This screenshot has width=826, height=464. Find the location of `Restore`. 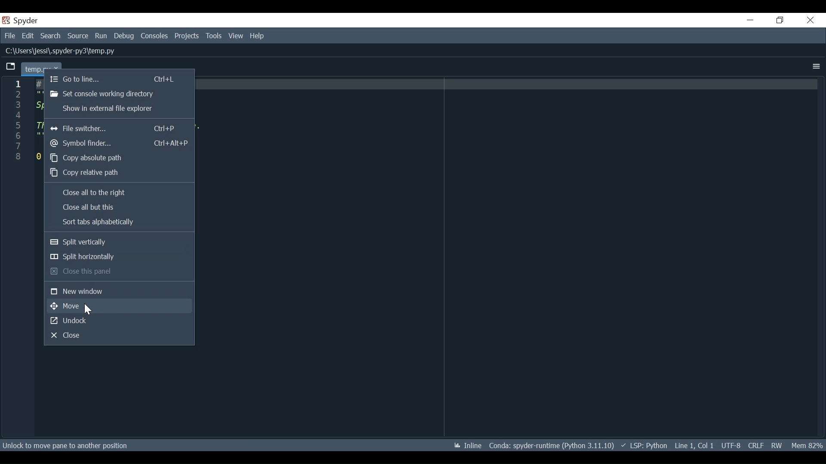

Restore is located at coordinates (781, 20).